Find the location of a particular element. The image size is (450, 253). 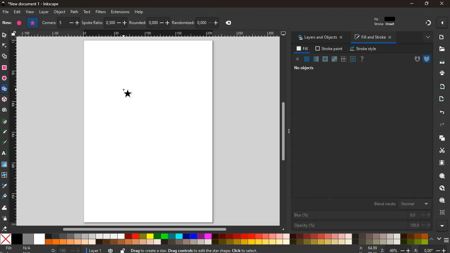

Draw scale is located at coordinates (16, 133).